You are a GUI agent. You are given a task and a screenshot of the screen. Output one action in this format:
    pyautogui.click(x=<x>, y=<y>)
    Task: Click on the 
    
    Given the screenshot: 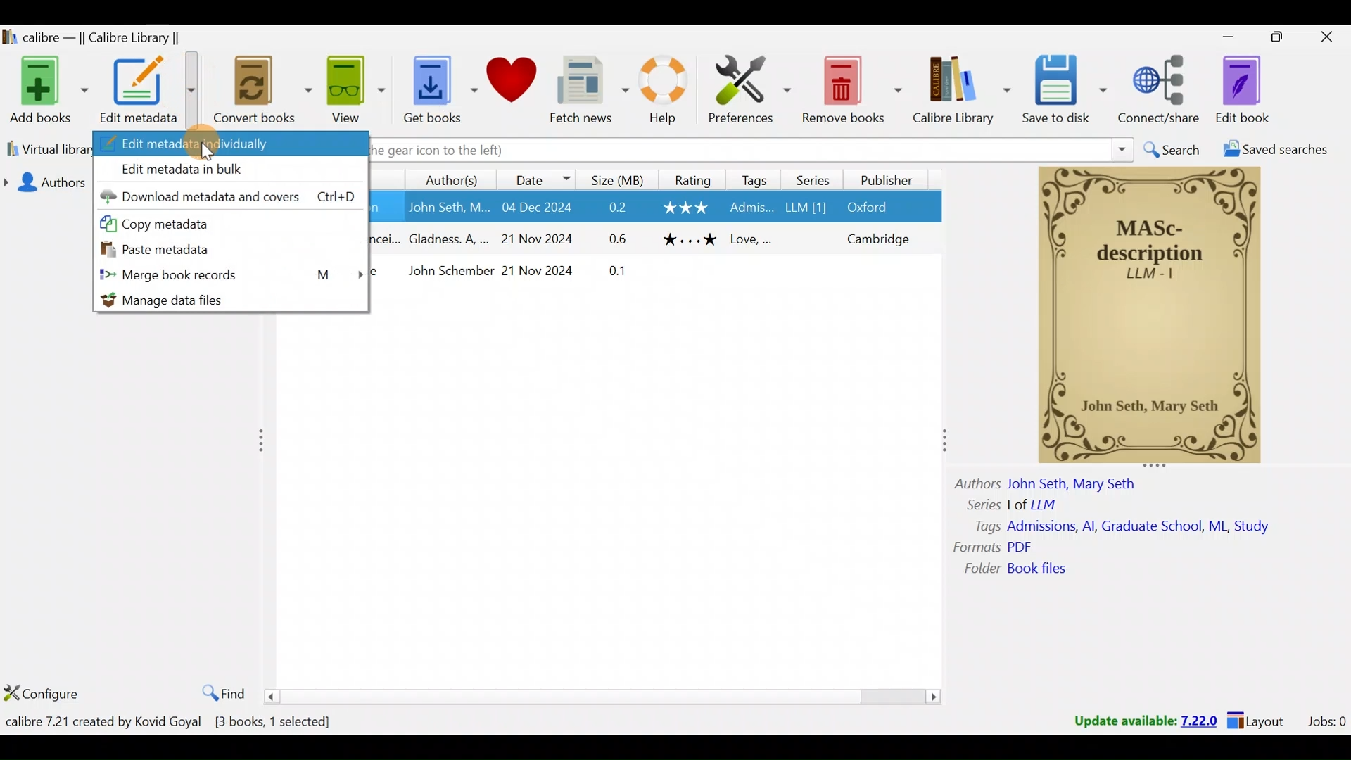 What is the action you would take?
    pyautogui.click(x=979, y=505)
    